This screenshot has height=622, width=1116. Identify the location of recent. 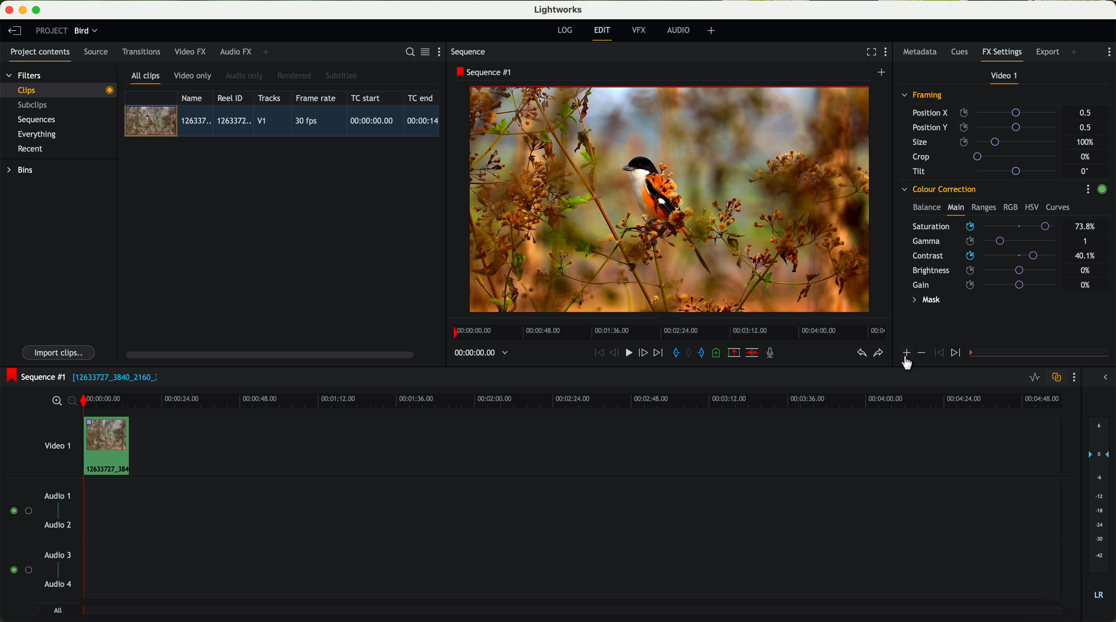
(30, 150).